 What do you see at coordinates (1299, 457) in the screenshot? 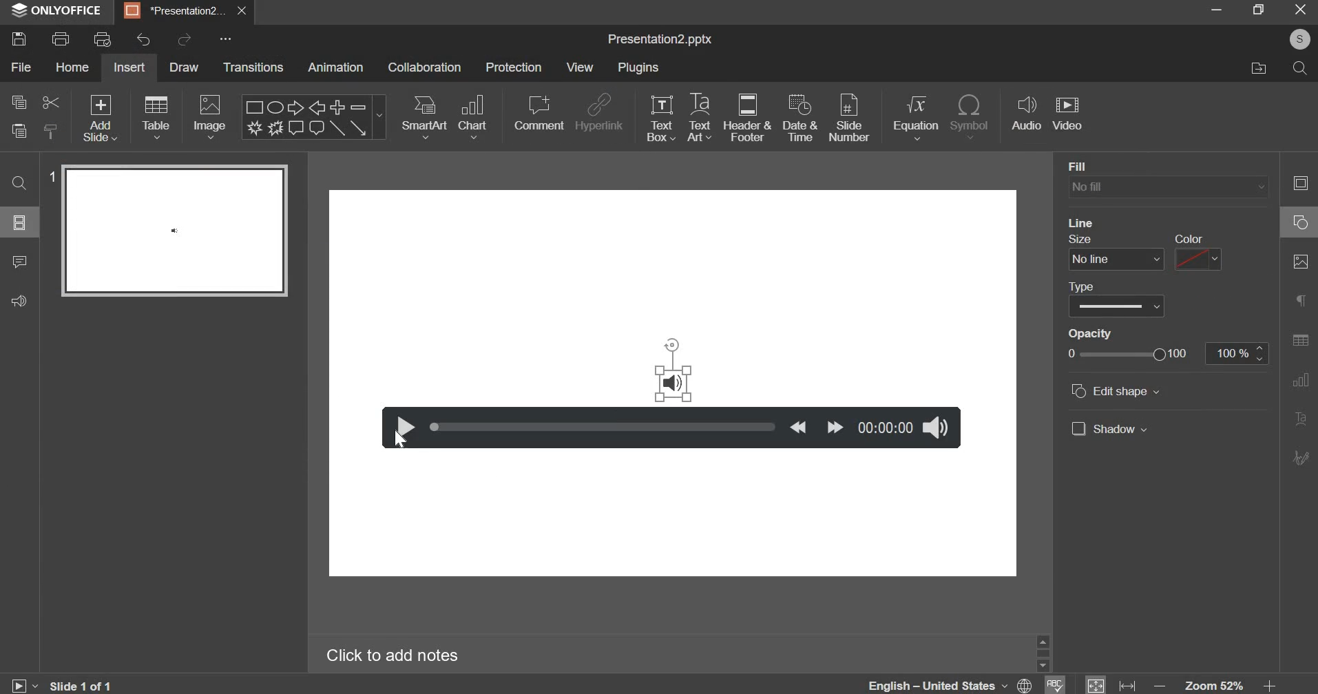
I see `signature settings` at bounding box center [1299, 457].